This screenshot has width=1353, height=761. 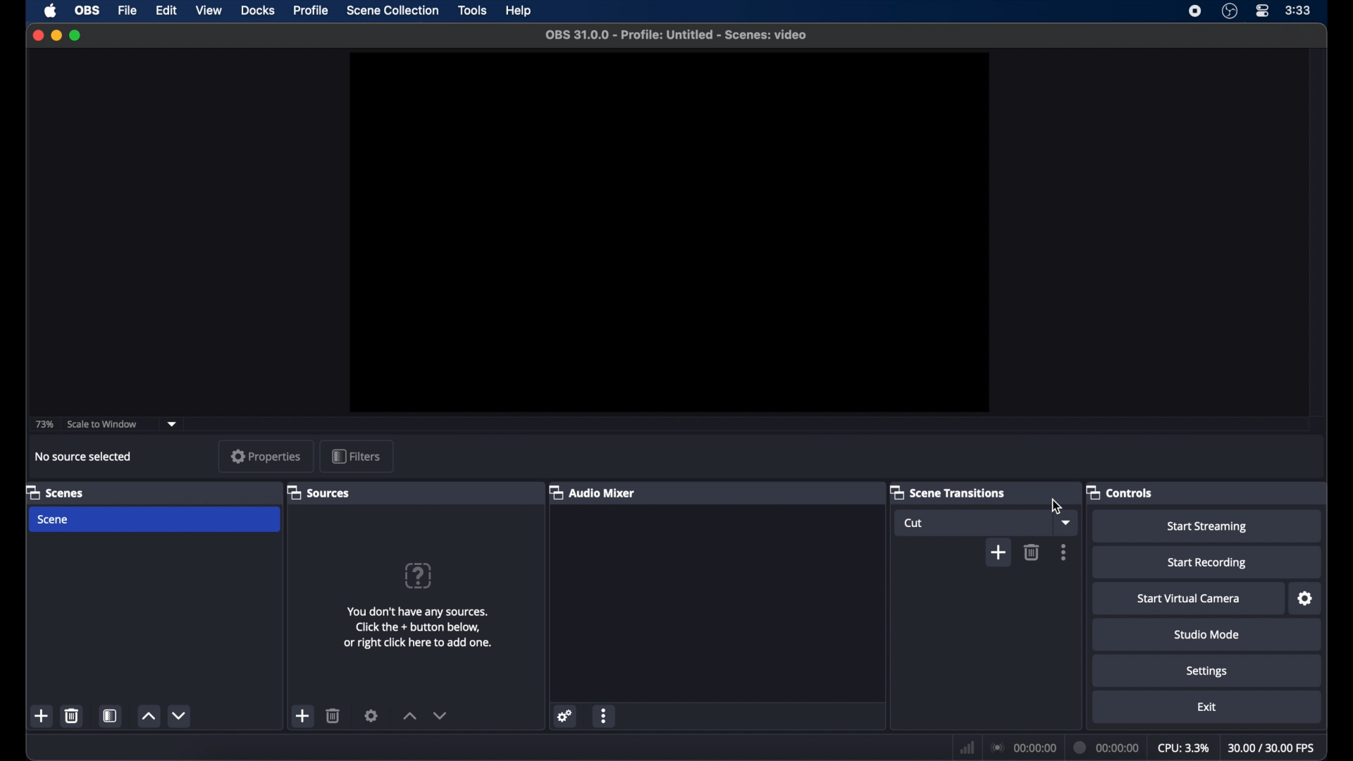 I want to click on add, so click(x=999, y=552).